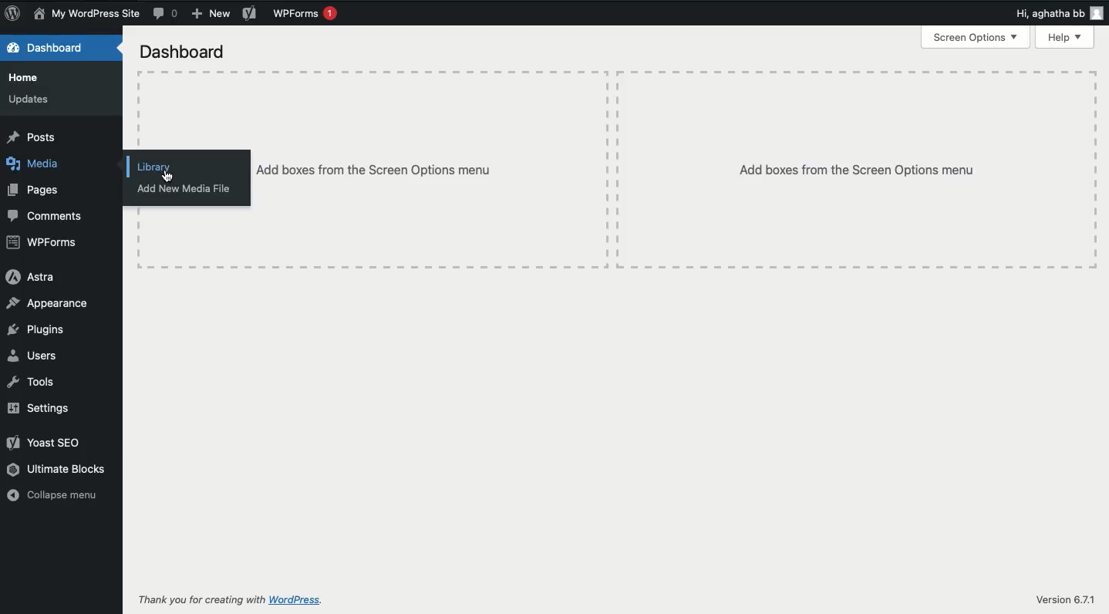  Describe the element at coordinates (42, 243) in the screenshot. I see `WPForms` at that location.